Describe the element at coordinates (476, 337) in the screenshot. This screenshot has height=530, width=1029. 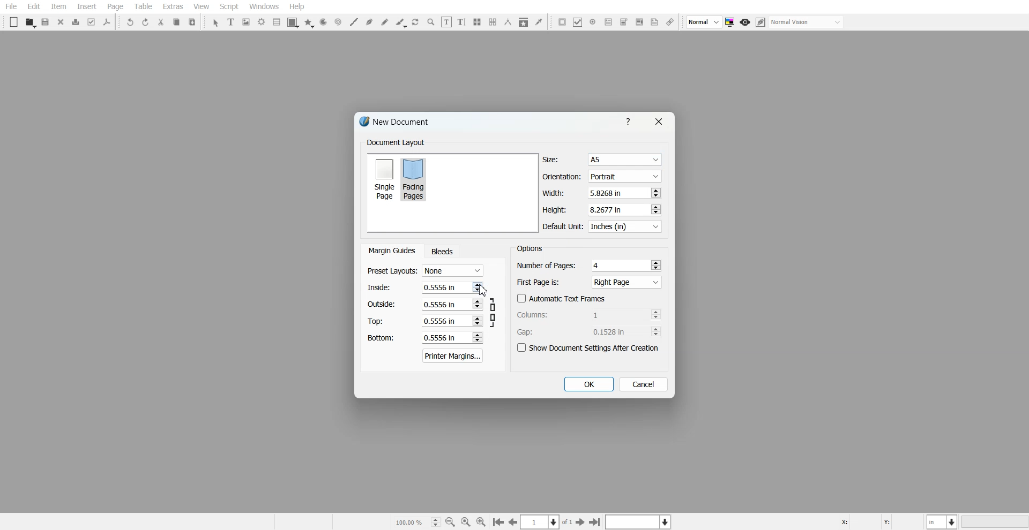
I see `Increase and decrease No. ` at that location.